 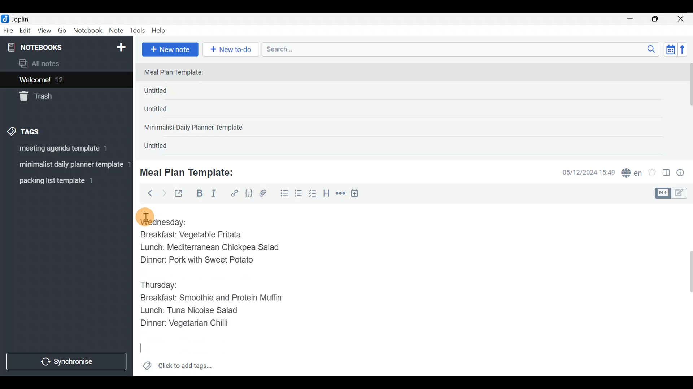 What do you see at coordinates (160, 284) in the screenshot?
I see `Thursday:` at bounding box center [160, 284].